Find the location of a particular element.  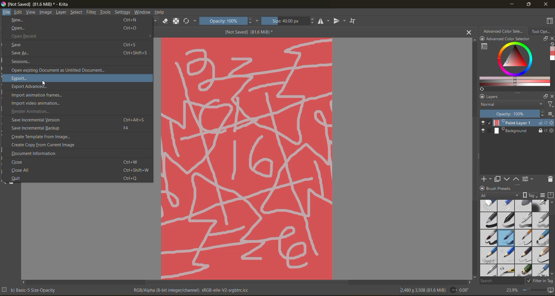

advanced color selector is located at coordinates (513, 64).